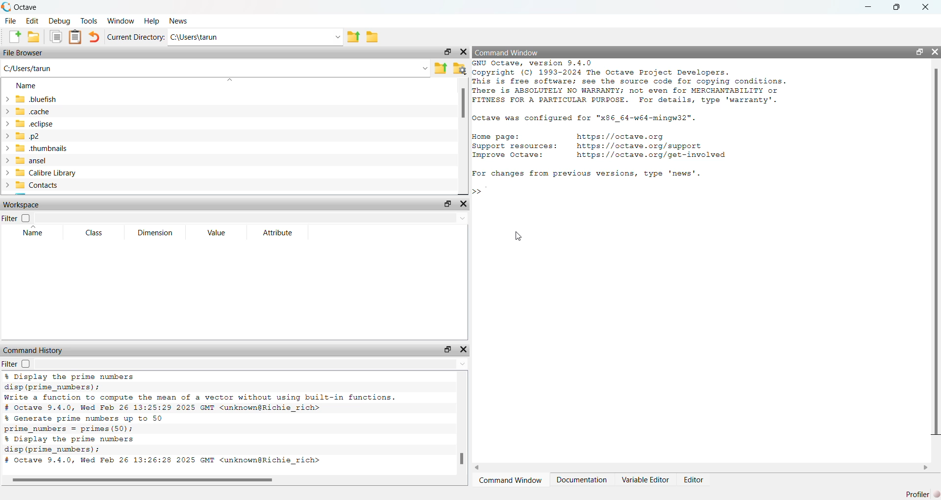 The width and height of the screenshot is (941, 500). I want to click on Tools, so click(90, 21).